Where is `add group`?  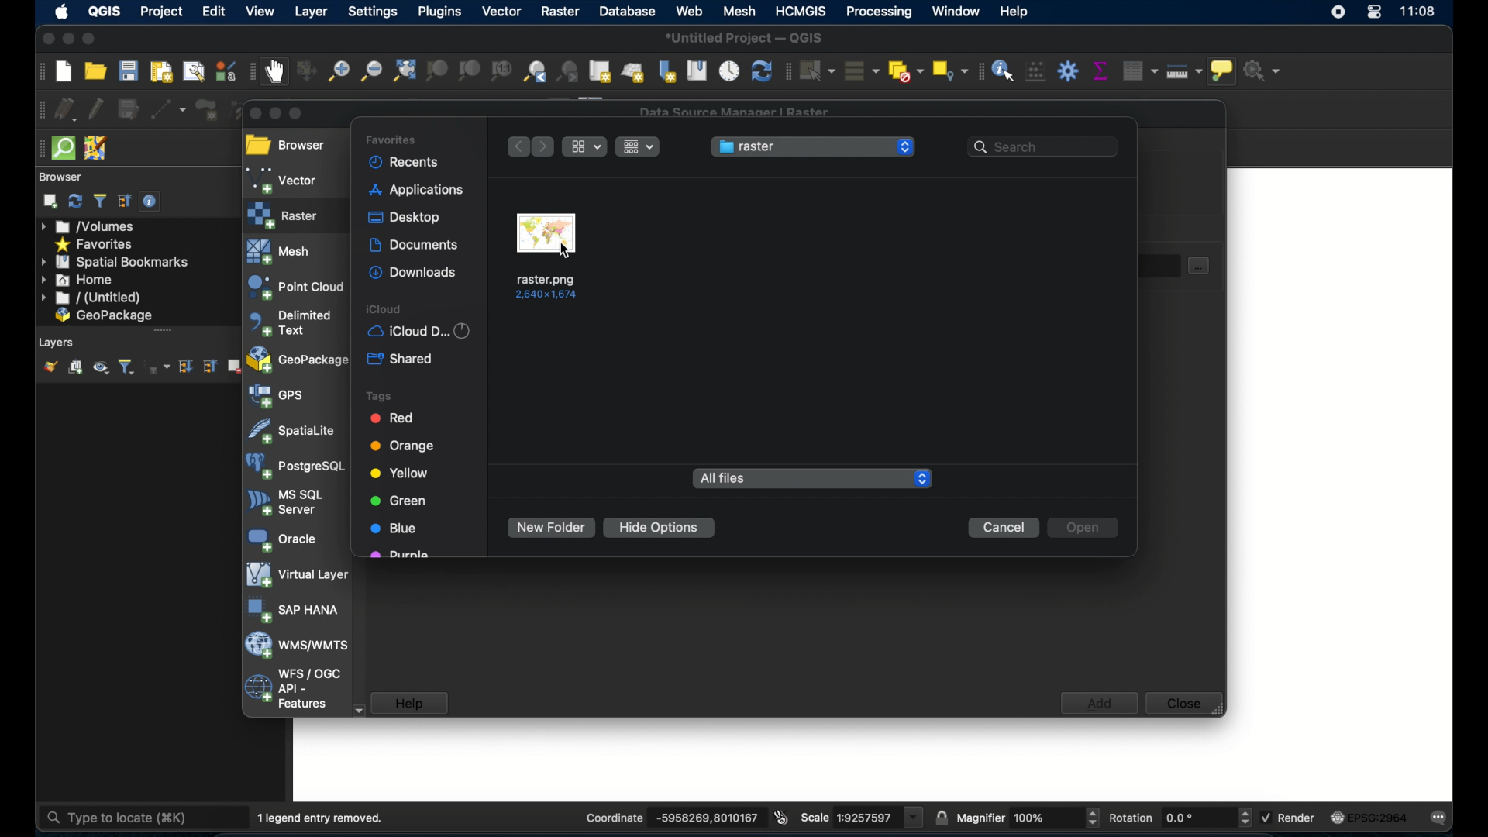
add group is located at coordinates (76, 367).